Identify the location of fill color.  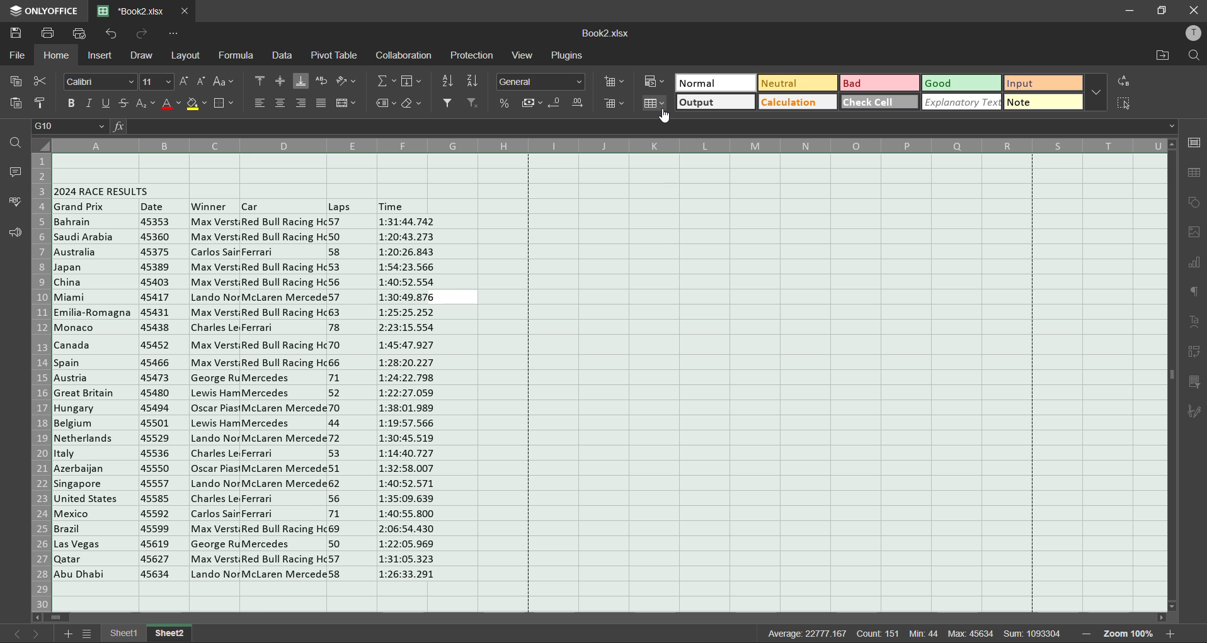
(197, 106).